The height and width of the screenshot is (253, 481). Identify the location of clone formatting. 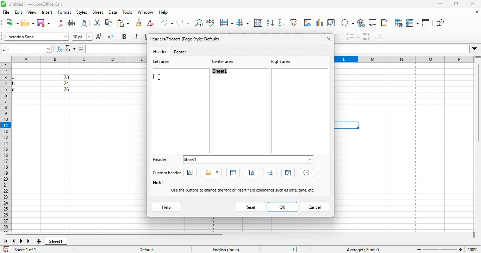
(124, 24).